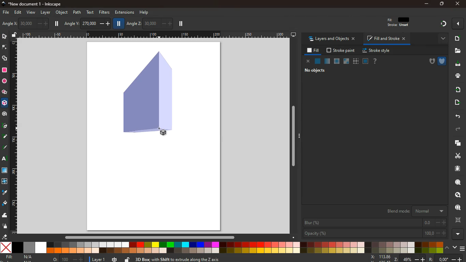 This screenshot has height=262, width=466. What do you see at coordinates (146, 93) in the screenshot?
I see `3d polygon` at bounding box center [146, 93].